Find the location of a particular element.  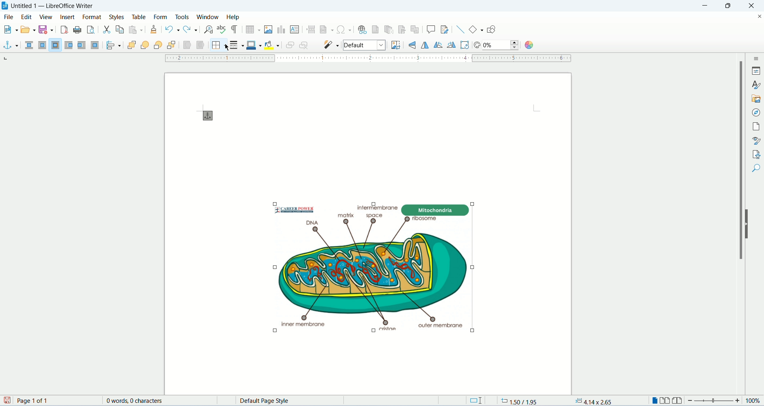

single page view is located at coordinates (653, 401).